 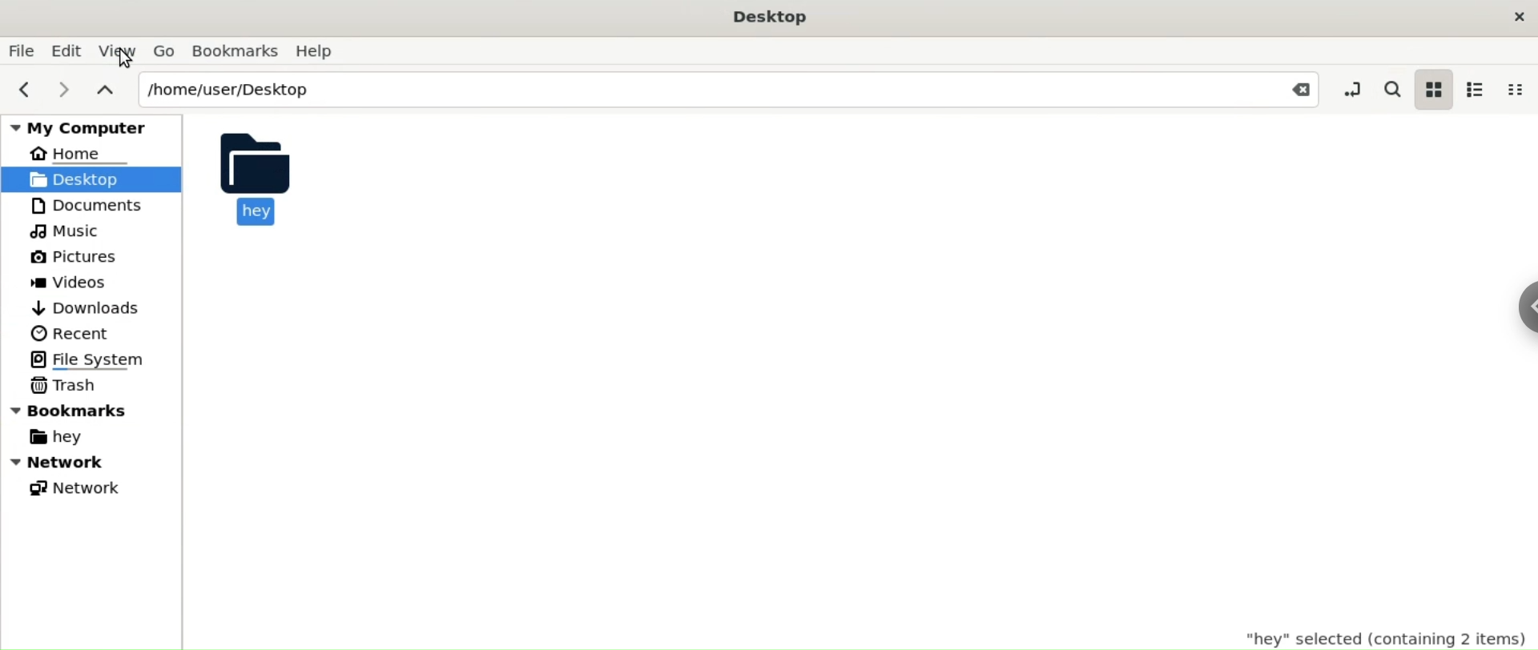 I want to click on Network, so click(x=93, y=462).